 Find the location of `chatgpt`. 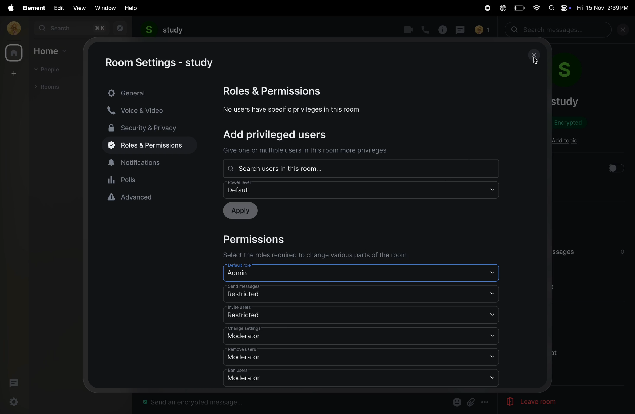

chatgpt is located at coordinates (503, 9).